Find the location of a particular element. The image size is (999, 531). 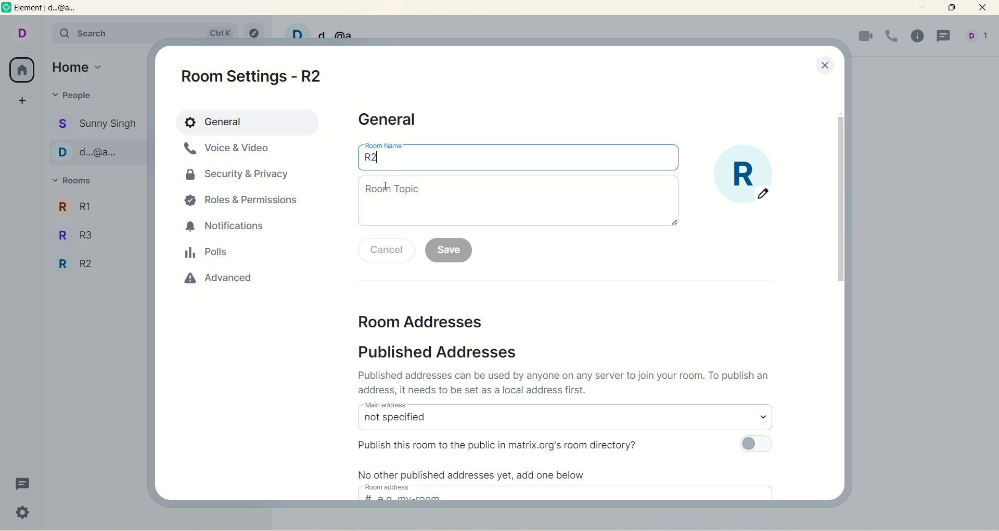

voice & video is located at coordinates (232, 153).